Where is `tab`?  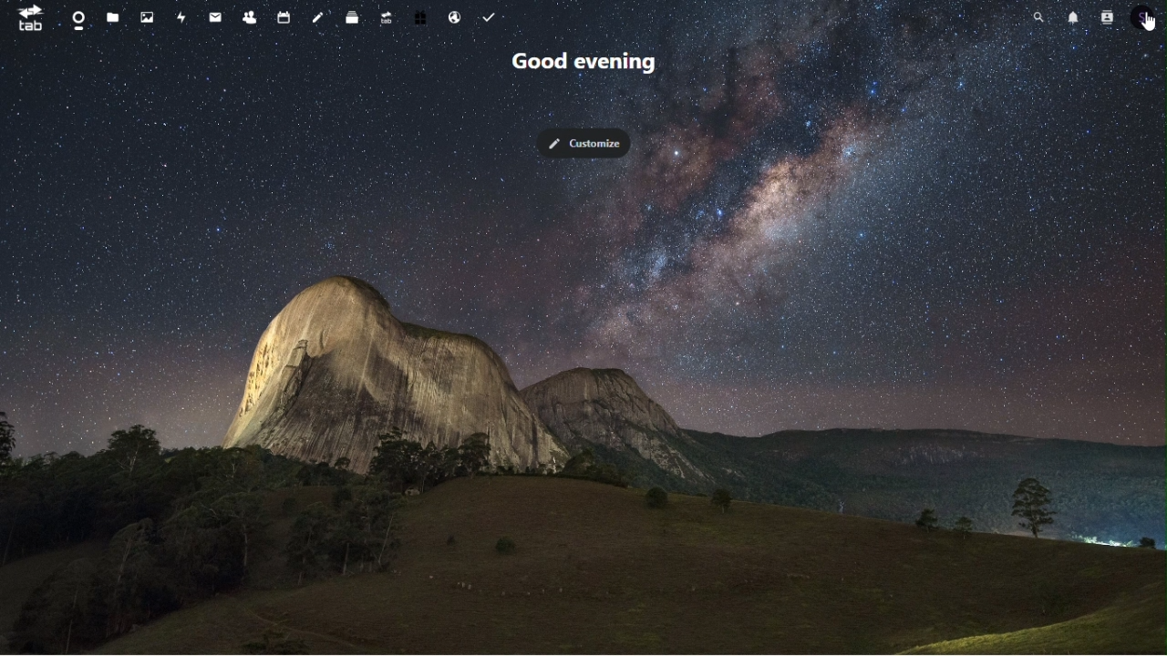
tab is located at coordinates (29, 18).